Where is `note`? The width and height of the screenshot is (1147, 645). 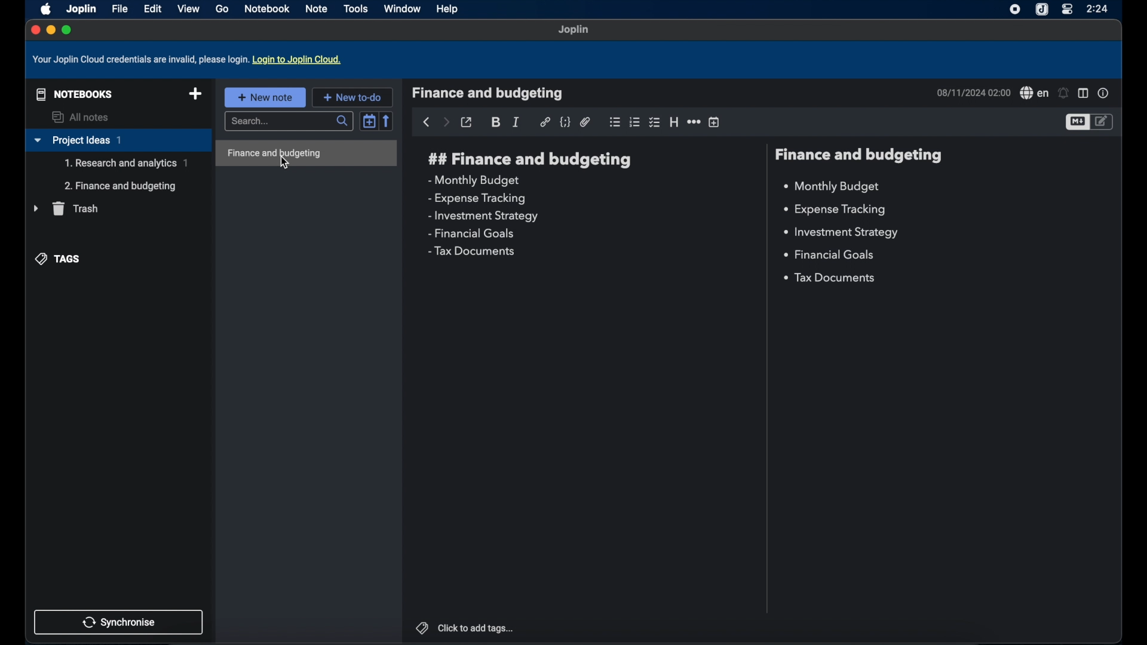
note is located at coordinates (317, 8).